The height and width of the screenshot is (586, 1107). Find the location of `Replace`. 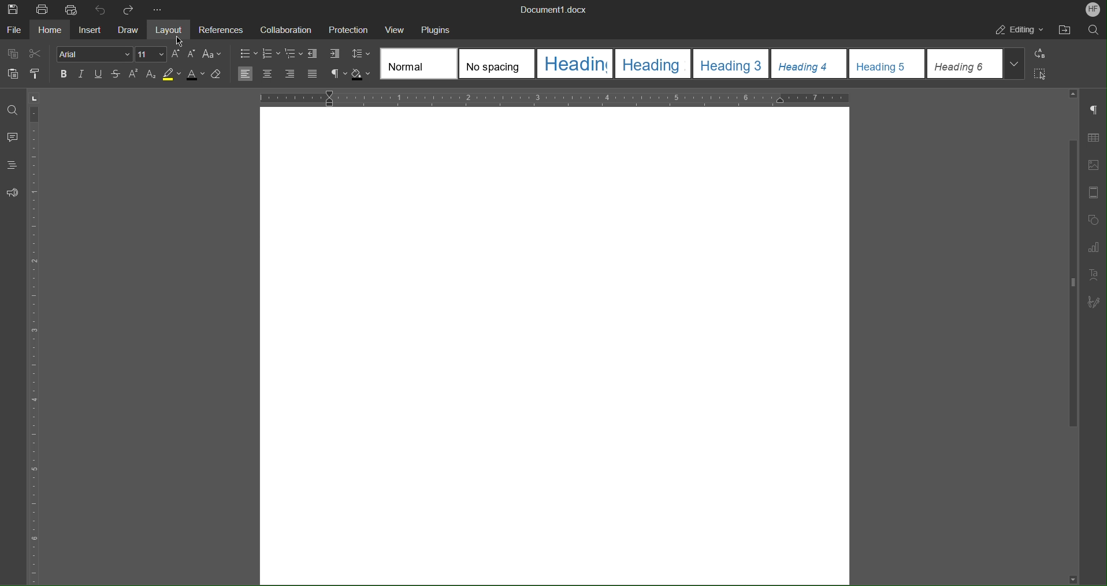

Replace is located at coordinates (1039, 54).